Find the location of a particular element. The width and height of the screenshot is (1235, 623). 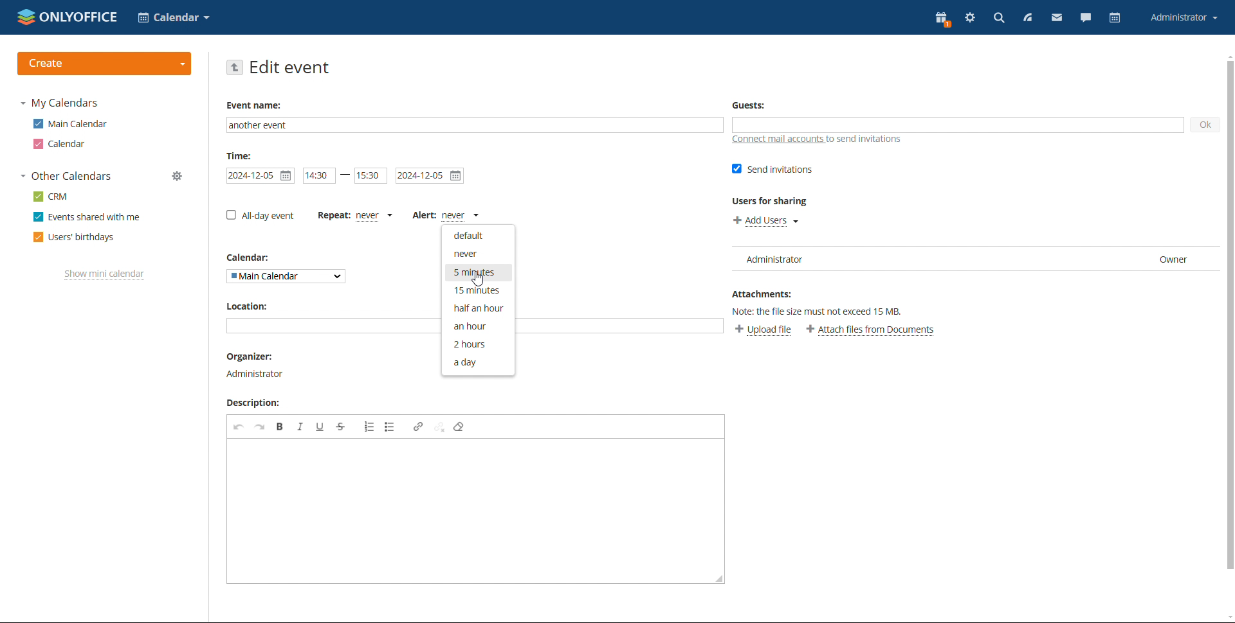

create is located at coordinates (105, 64).